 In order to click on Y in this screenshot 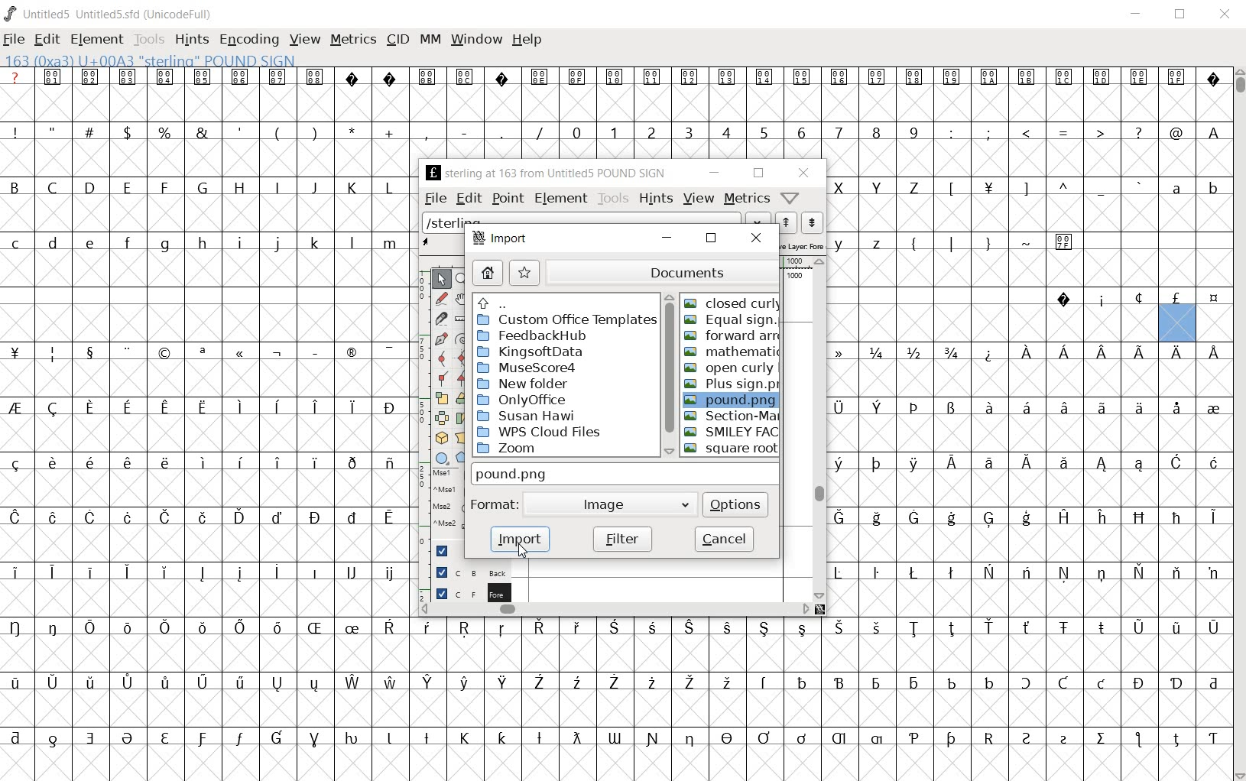, I will do `click(875, 187)`.